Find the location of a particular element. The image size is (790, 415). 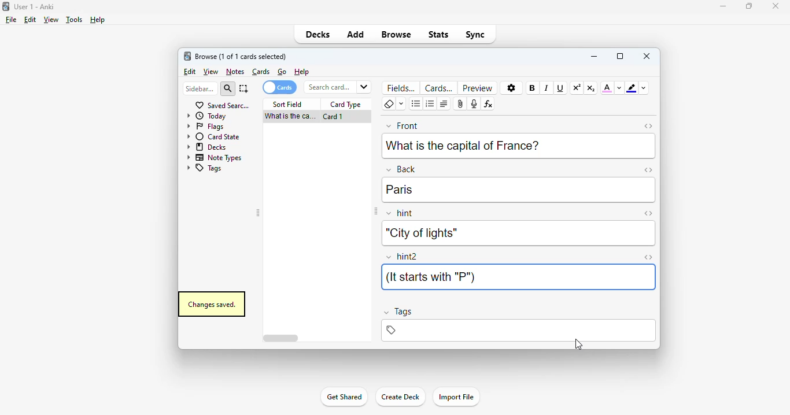

title is located at coordinates (35, 6).